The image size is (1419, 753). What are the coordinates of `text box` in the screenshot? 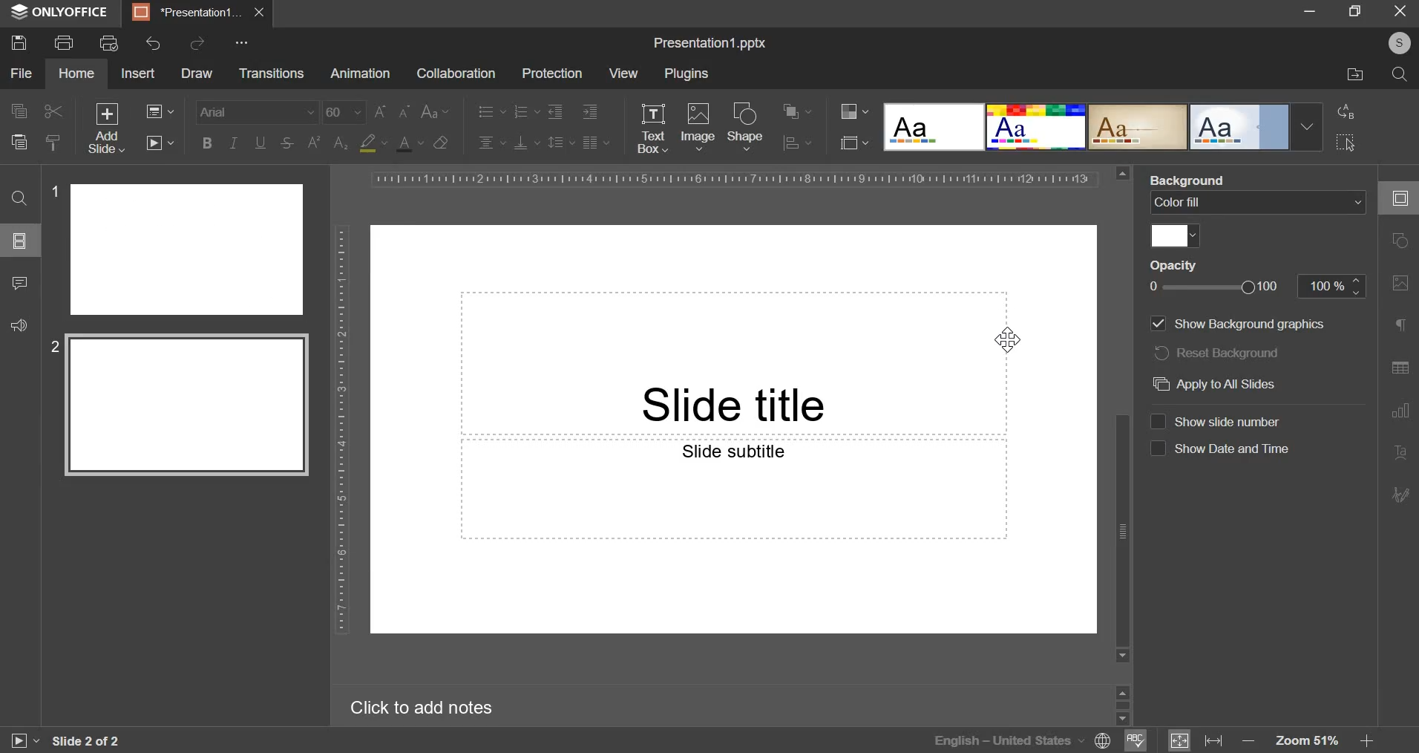 It's located at (652, 128).